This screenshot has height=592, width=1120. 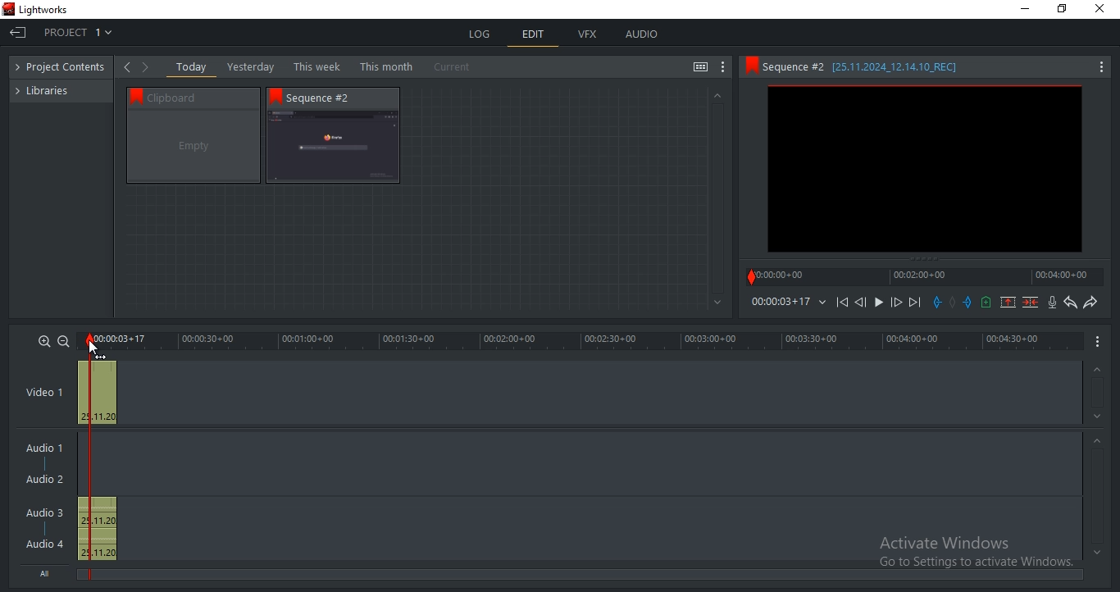 I want to click on video, so click(x=98, y=390).